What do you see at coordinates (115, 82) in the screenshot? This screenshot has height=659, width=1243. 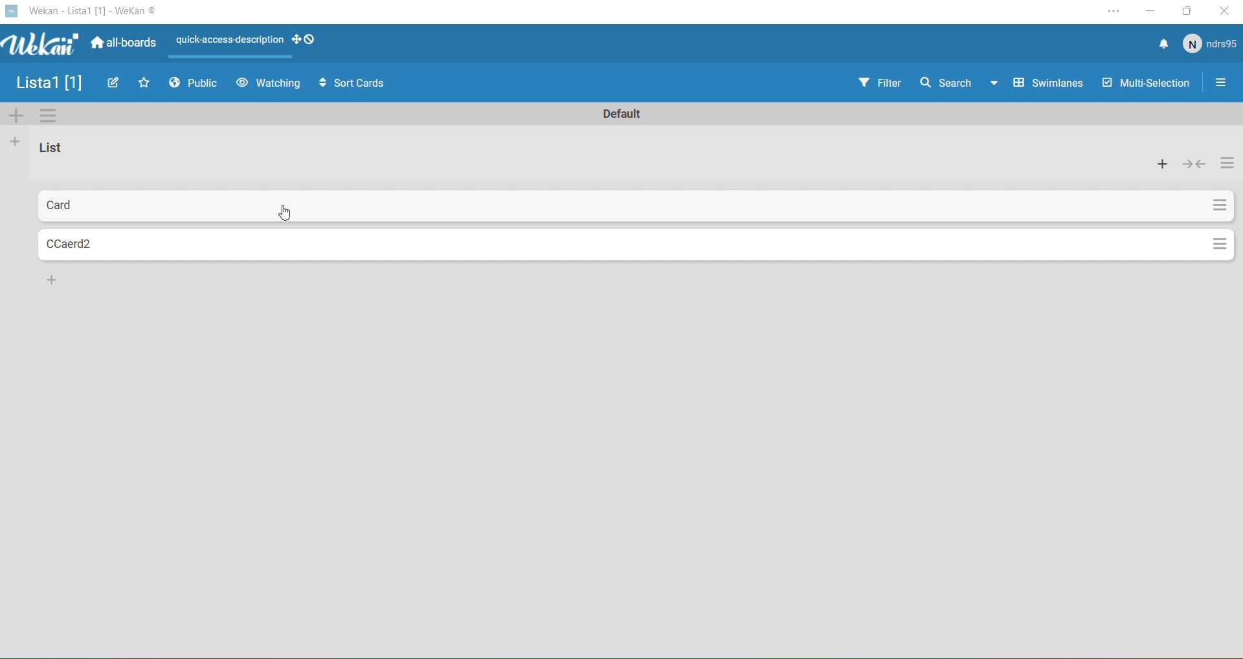 I see `Edit` at bounding box center [115, 82].